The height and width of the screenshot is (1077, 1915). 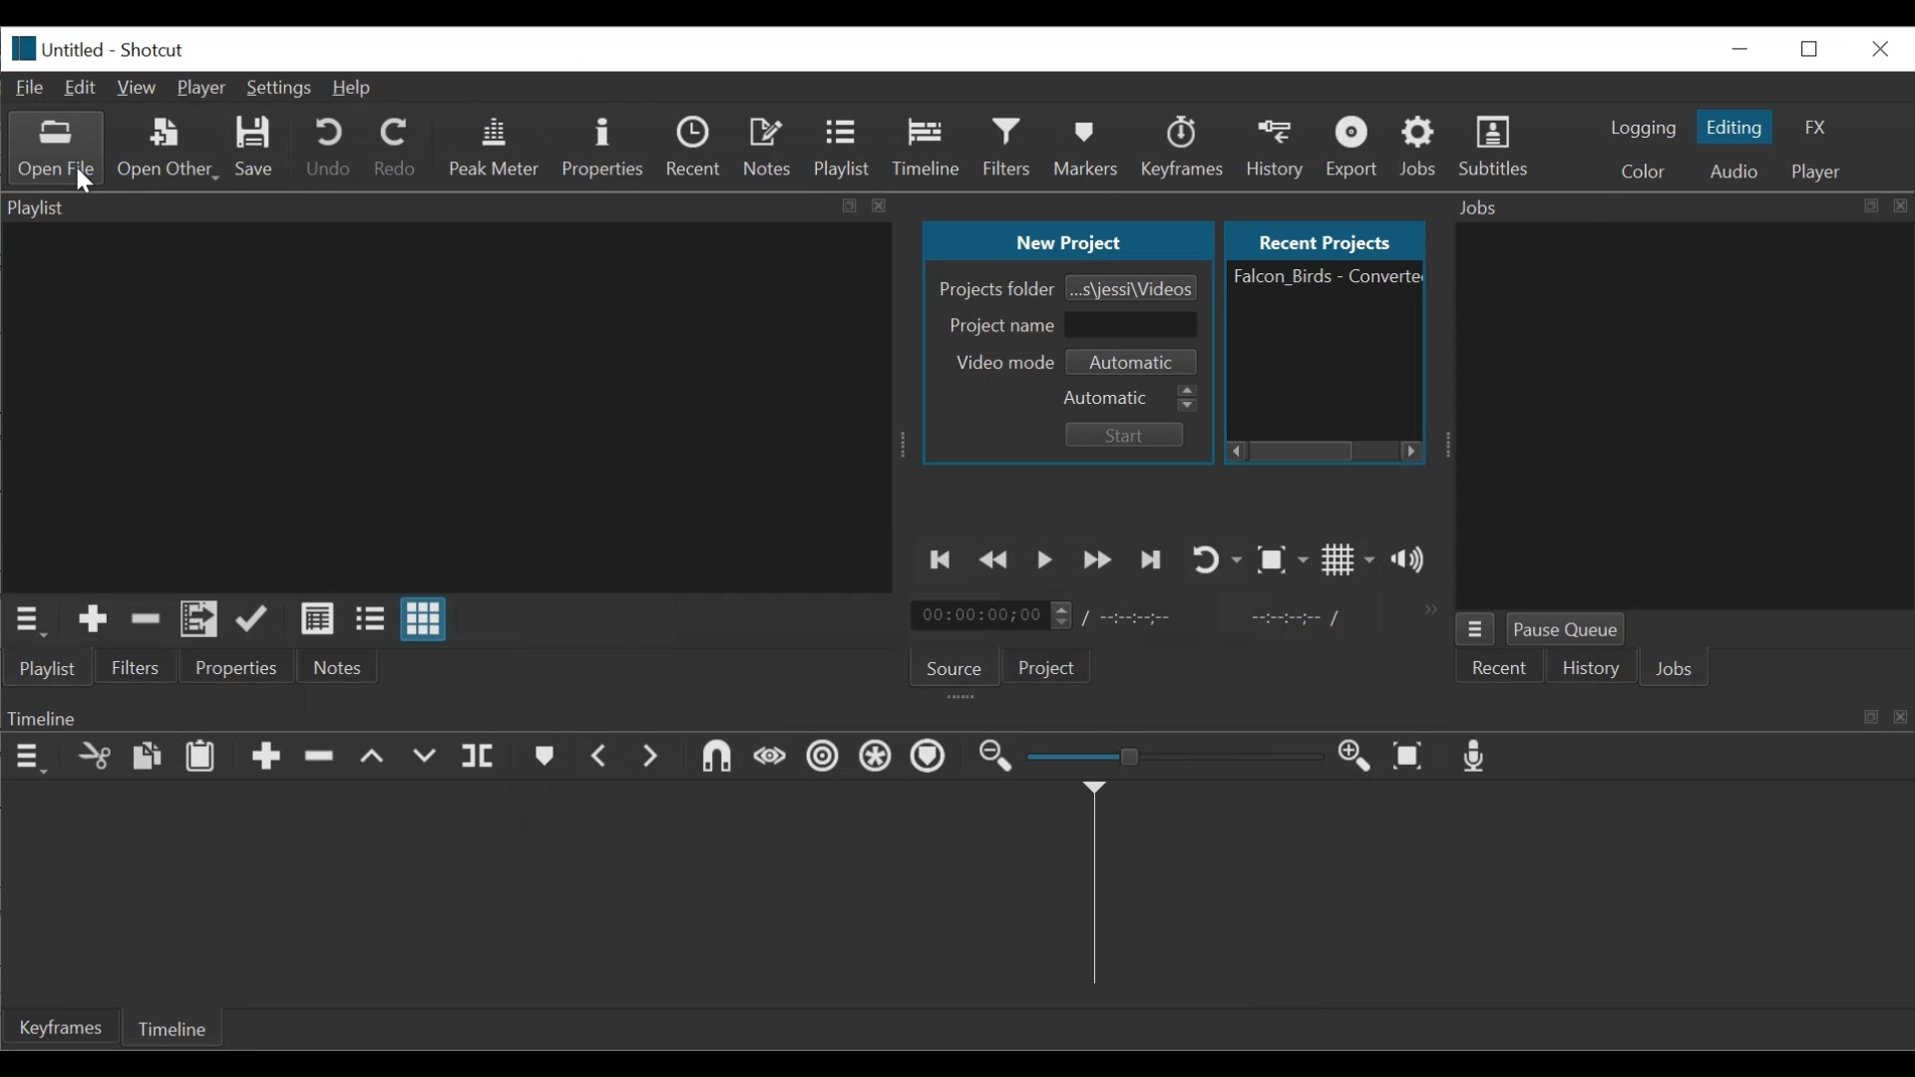 What do you see at coordinates (1121, 437) in the screenshot?
I see `Start Button` at bounding box center [1121, 437].